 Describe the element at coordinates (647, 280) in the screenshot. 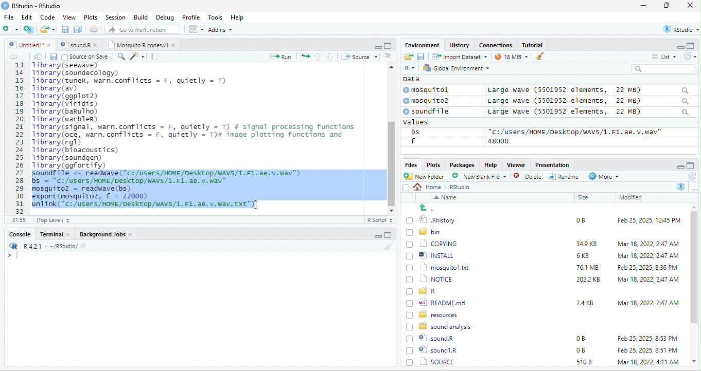

I see `‘Mar 18, 2022, 2:47 AM` at that location.